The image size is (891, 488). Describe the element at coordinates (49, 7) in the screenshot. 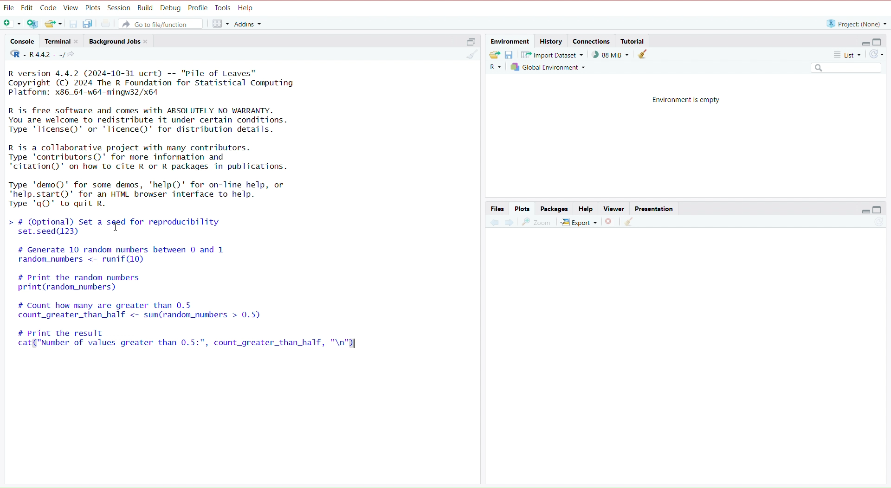

I see `Code` at that location.